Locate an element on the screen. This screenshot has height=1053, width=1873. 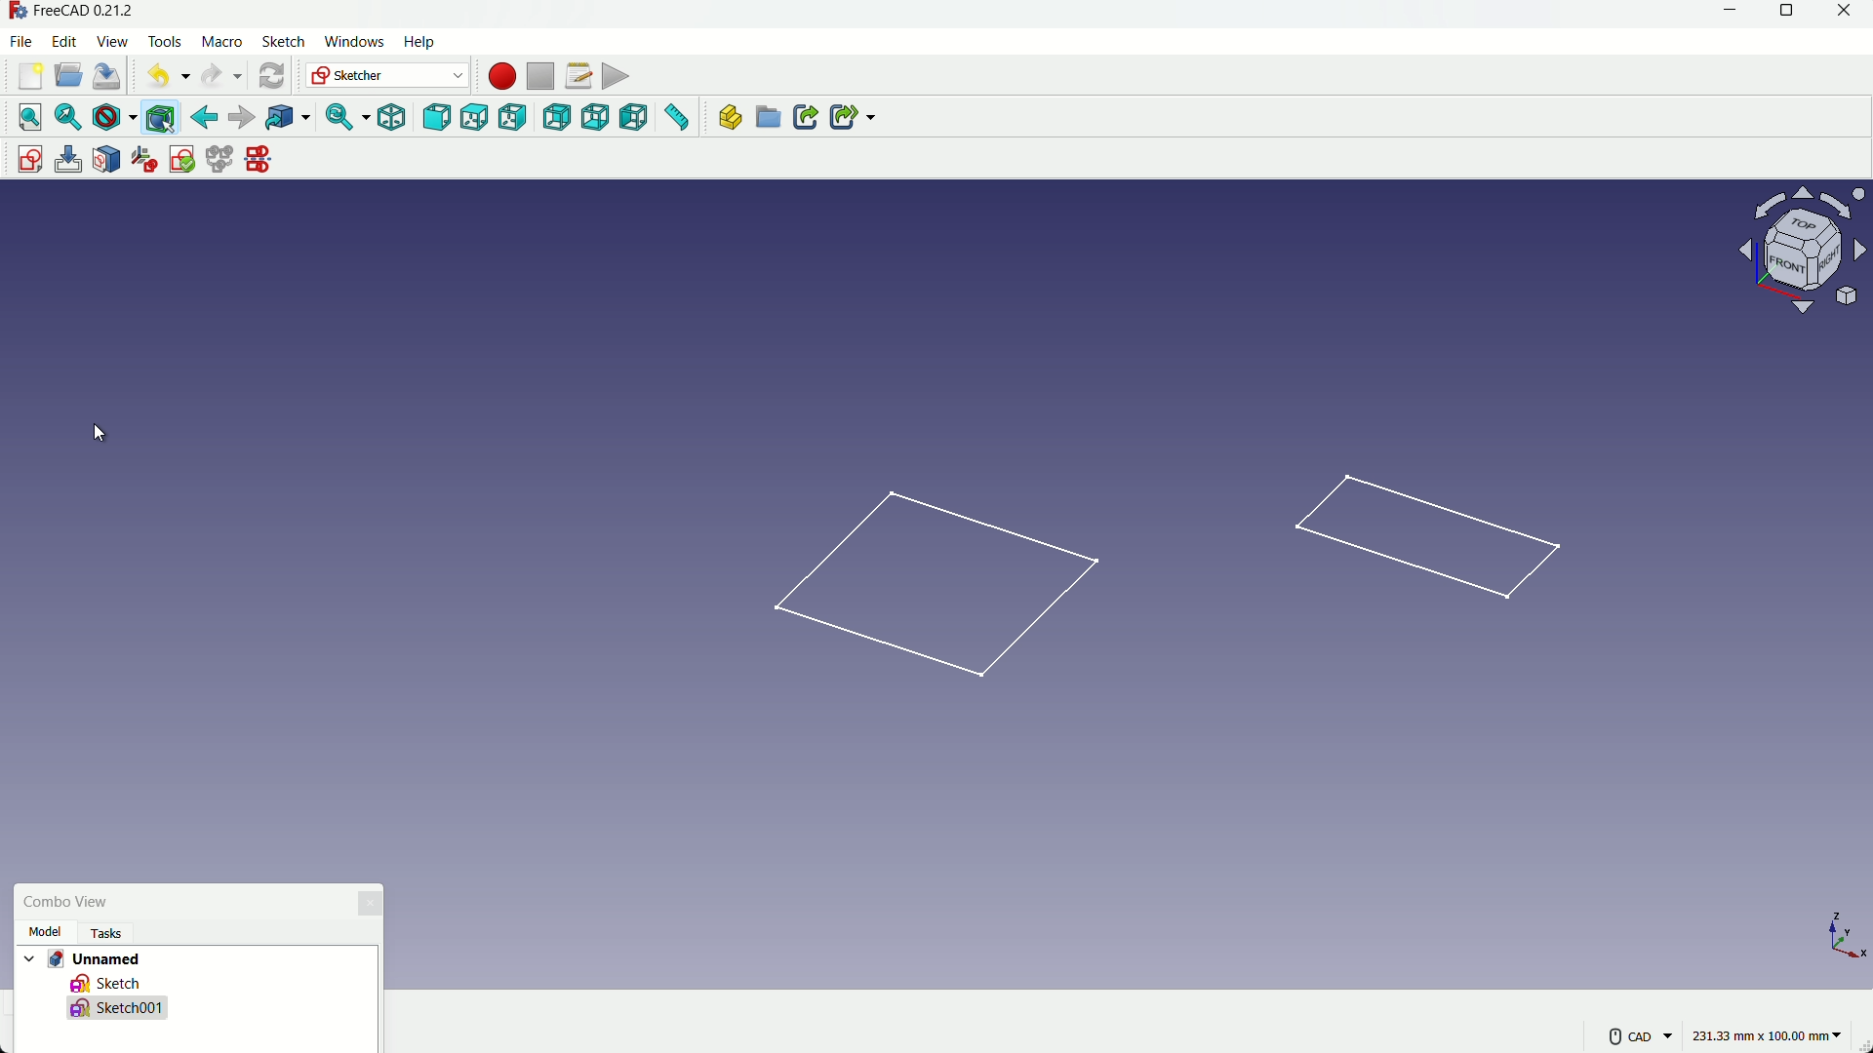
create sub link is located at coordinates (852, 117).